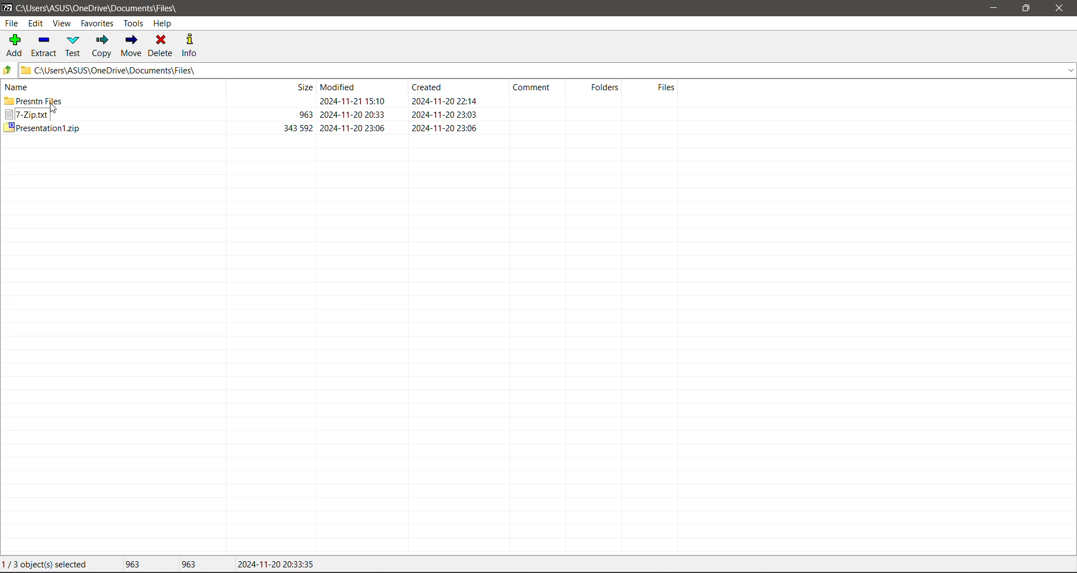 The width and height of the screenshot is (1077, 573). What do you see at coordinates (1060, 8) in the screenshot?
I see `Close` at bounding box center [1060, 8].